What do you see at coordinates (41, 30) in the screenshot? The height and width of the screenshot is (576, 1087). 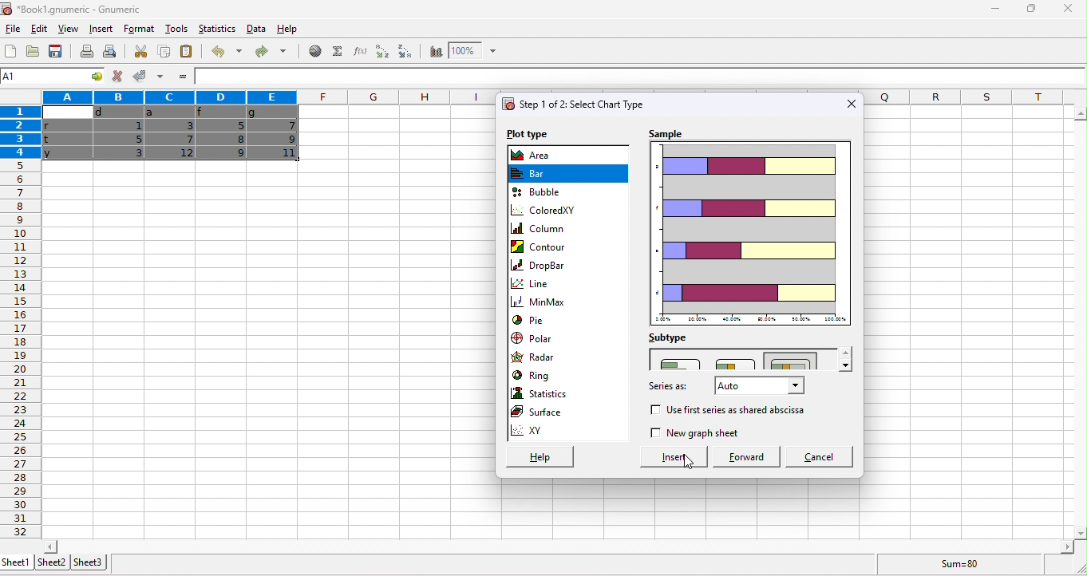 I see `edit` at bounding box center [41, 30].